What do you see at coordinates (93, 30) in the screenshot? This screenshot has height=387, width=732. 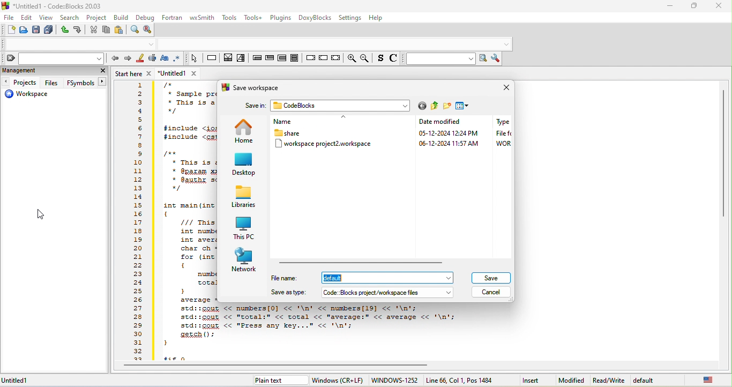 I see `cut` at bounding box center [93, 30].